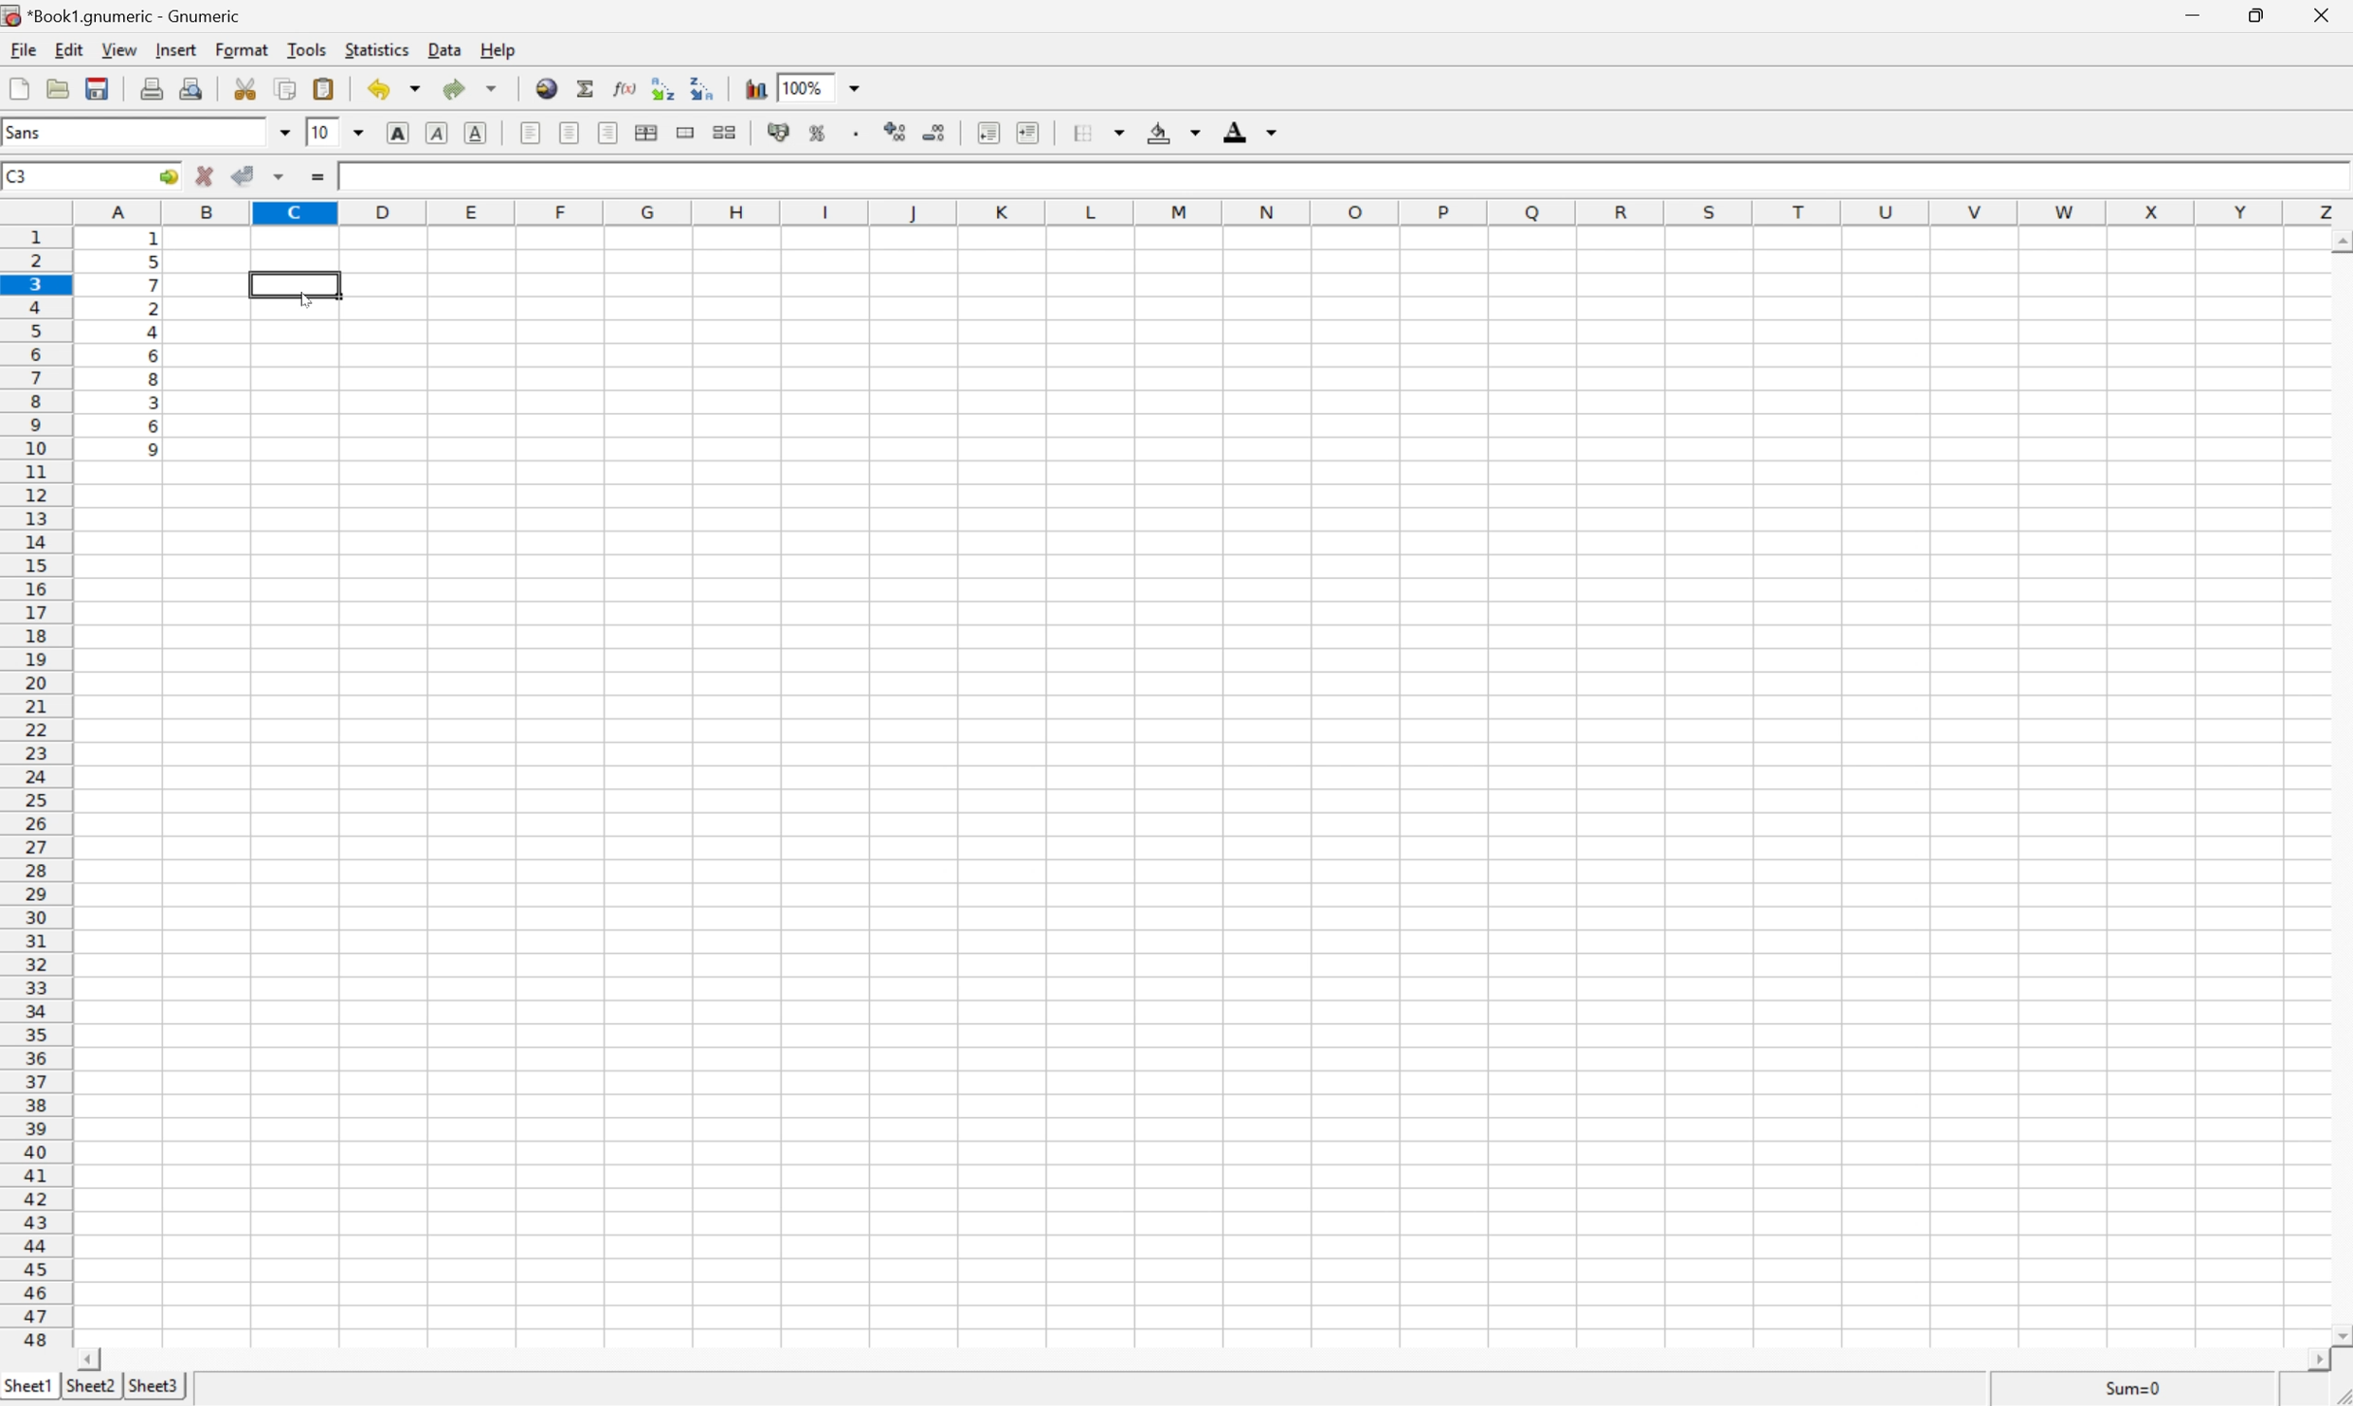  Describe the element at coordinates (1098, 133) in the screenshot. I see `borders` at that location.